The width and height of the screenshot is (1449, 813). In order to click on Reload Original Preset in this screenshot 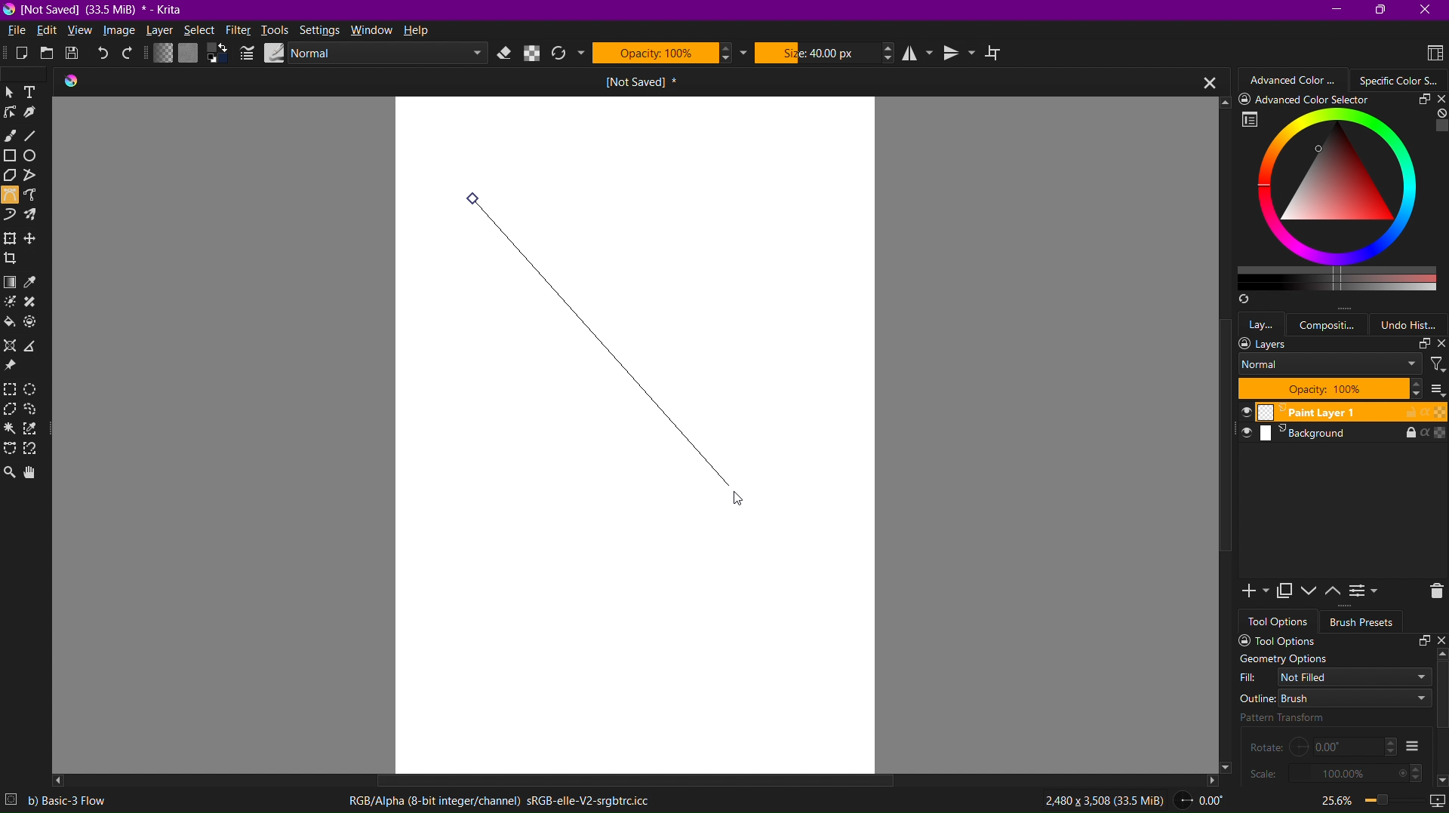, I will do `click(566, 54)`.